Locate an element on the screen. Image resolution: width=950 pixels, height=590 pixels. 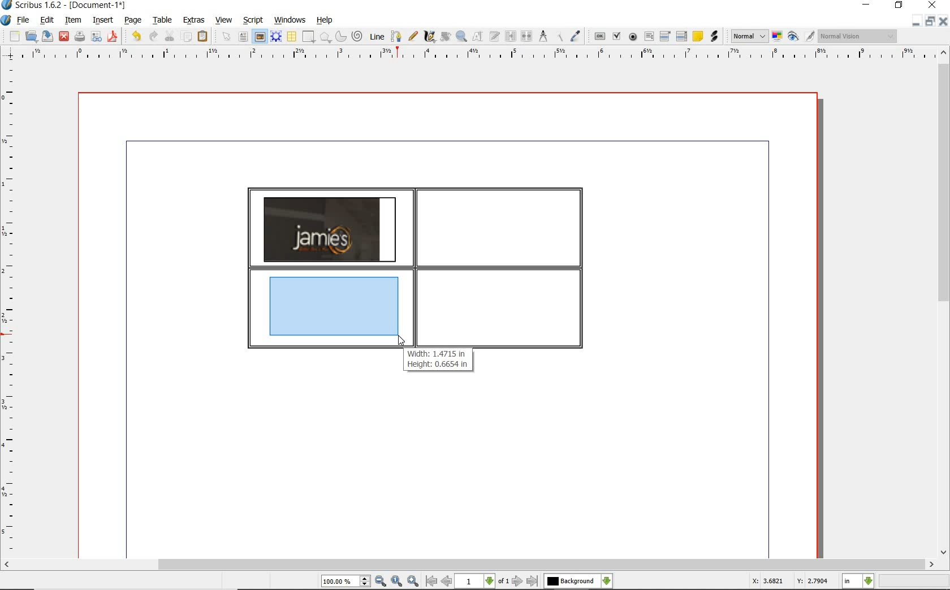
text frame is located at coordinates (244, 38).